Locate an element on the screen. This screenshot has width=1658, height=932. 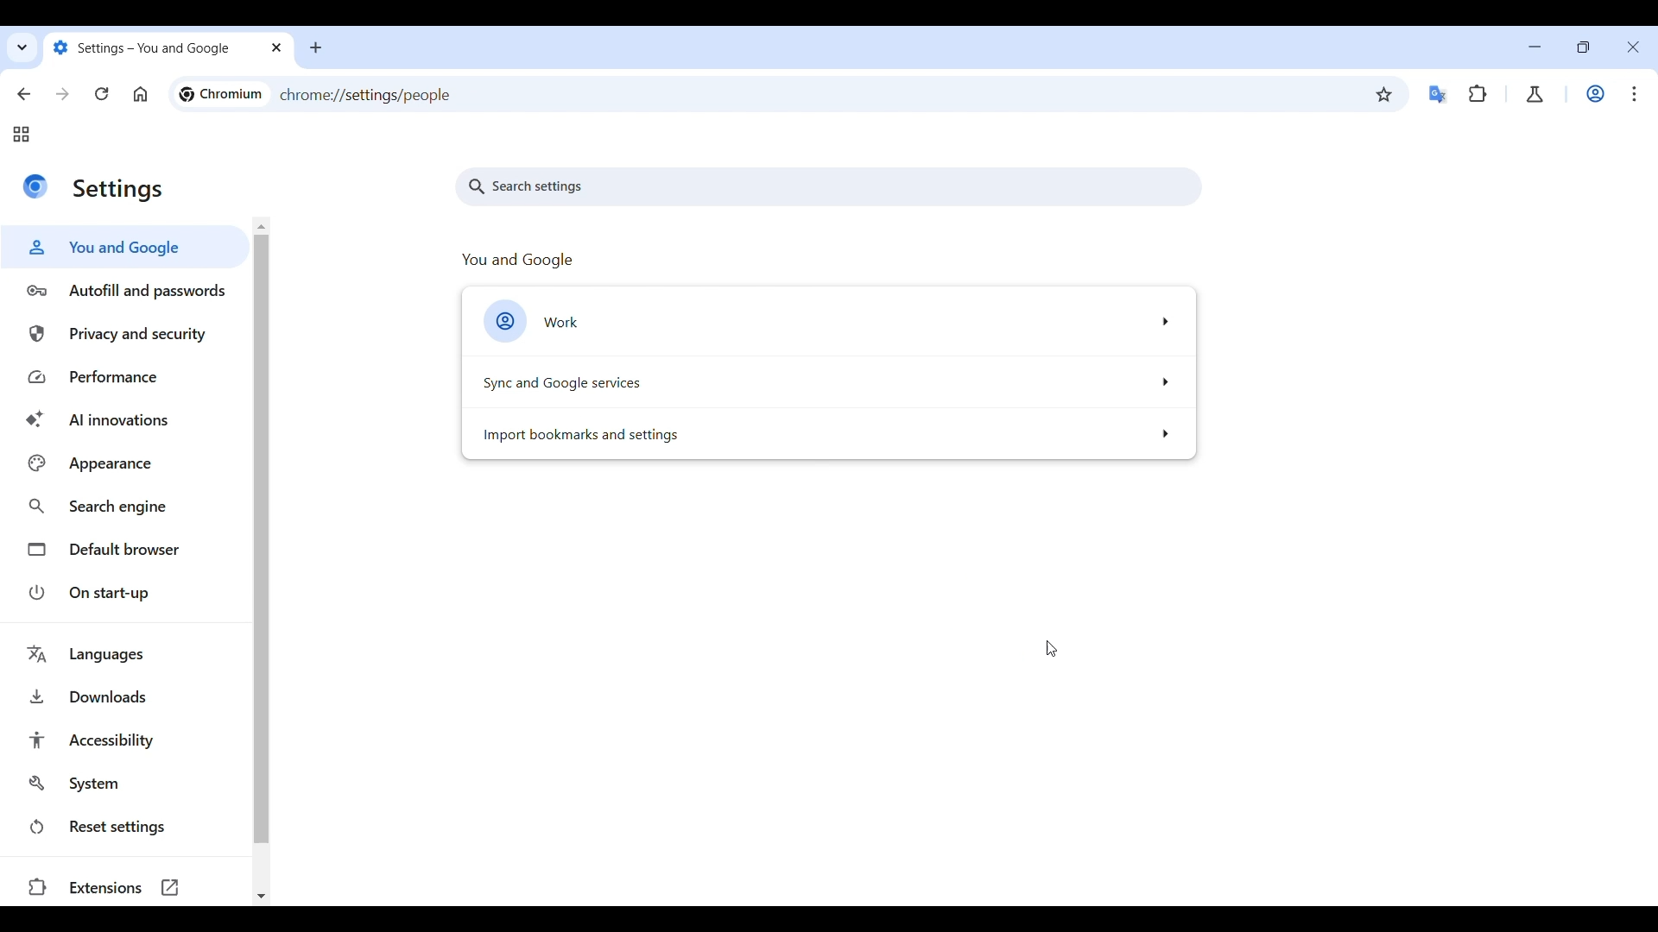
Accessibility is located at coordinates (126, 741).